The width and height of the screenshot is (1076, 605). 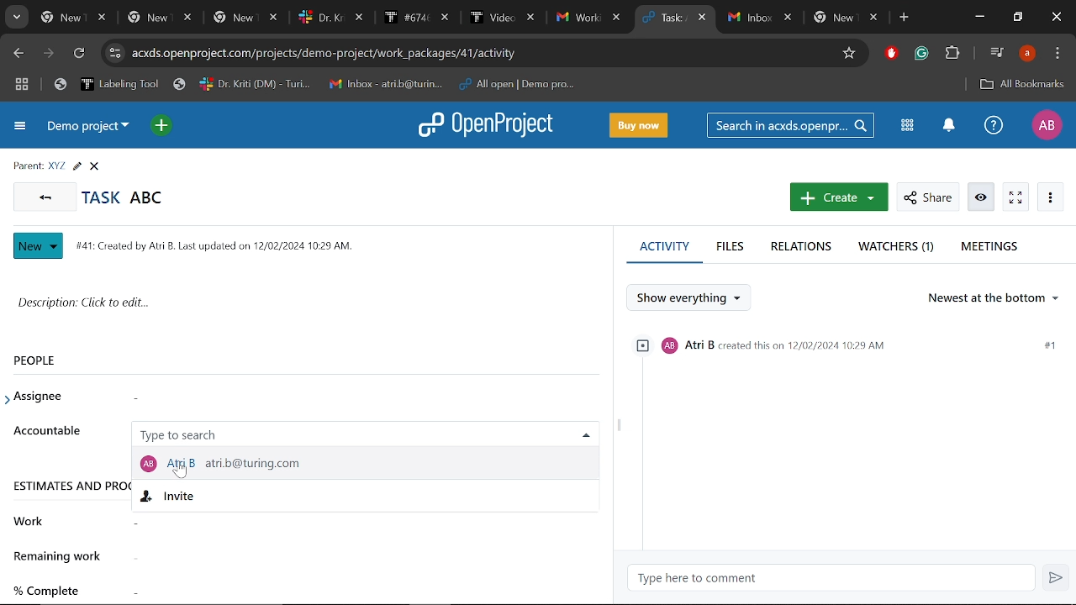 I want to click on Files, so click(x=731, y=246).